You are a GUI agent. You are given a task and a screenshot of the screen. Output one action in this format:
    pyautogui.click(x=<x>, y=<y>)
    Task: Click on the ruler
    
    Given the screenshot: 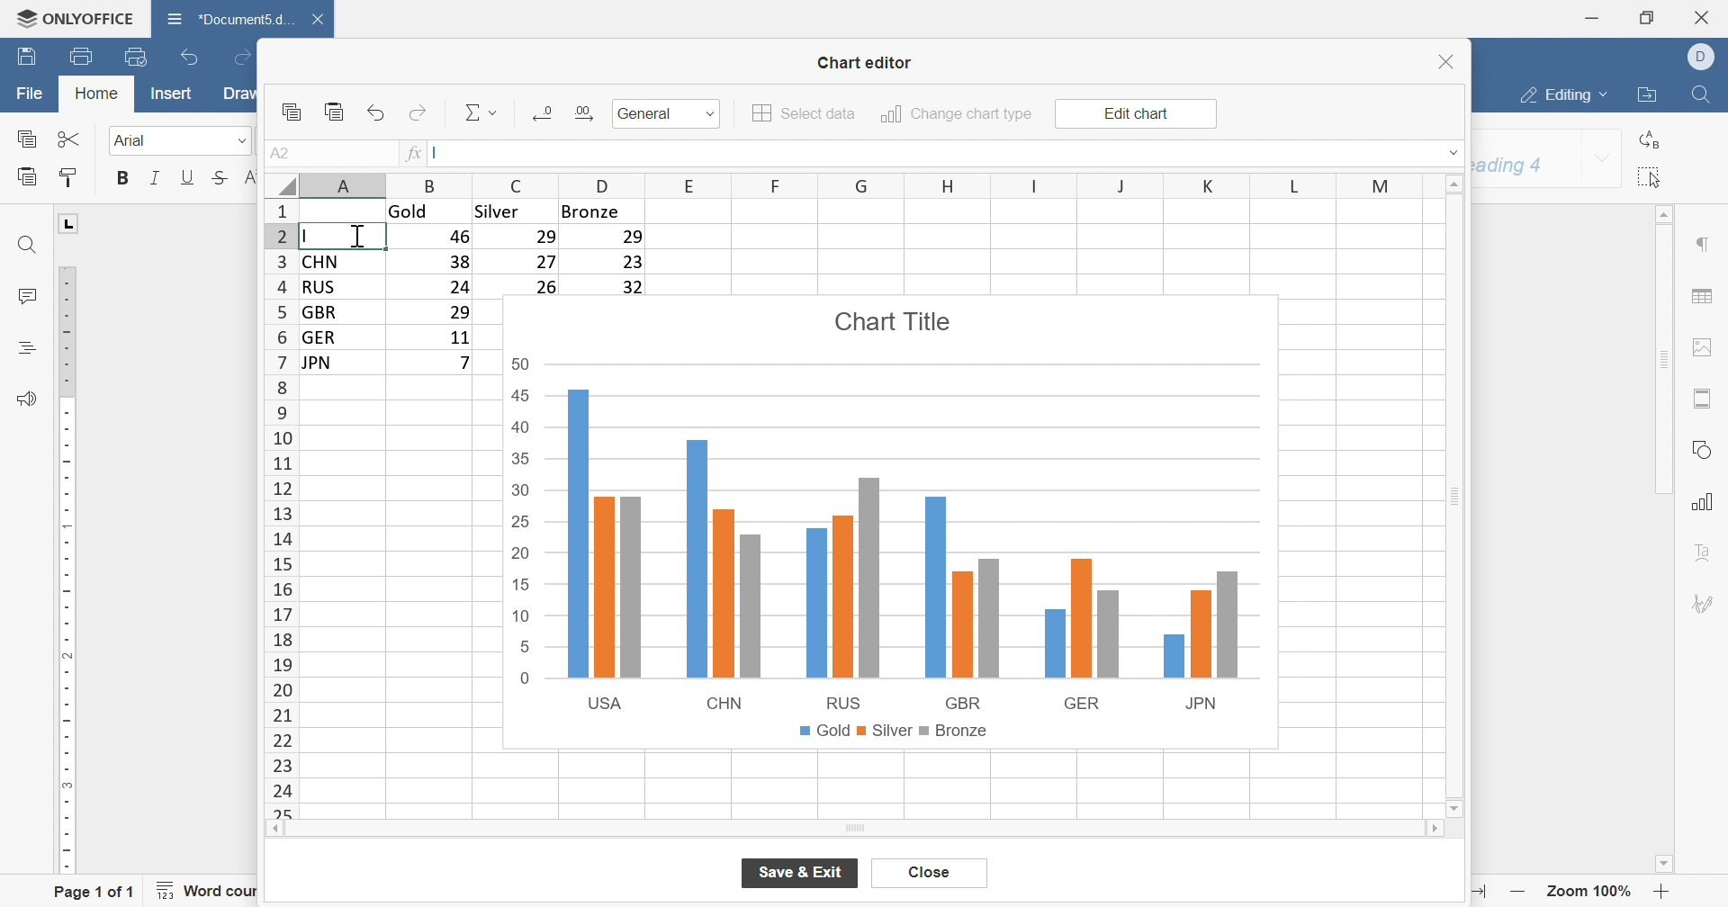 What is the action you would take?
    pyautogui.click(x=64, y=570)
    